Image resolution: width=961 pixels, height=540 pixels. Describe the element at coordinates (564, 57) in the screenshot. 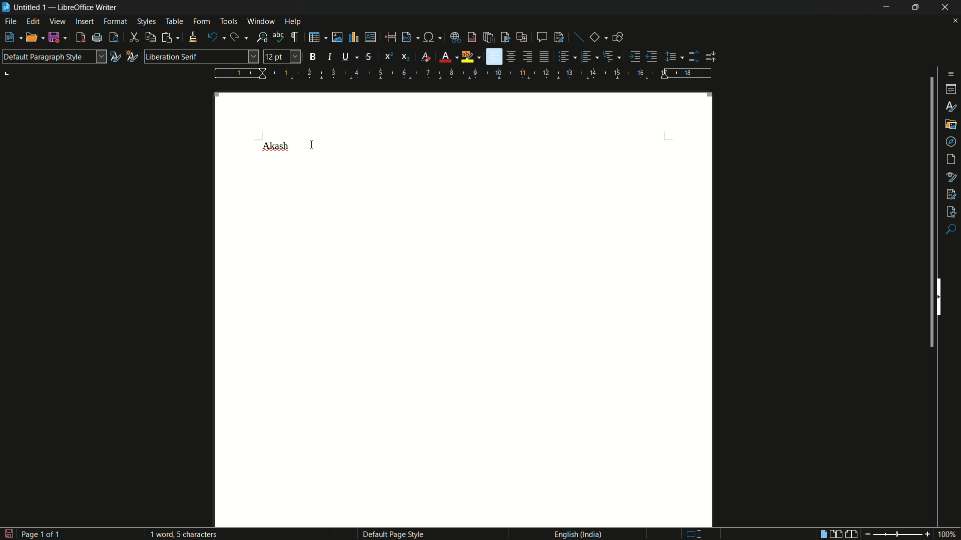

I see `bullet points` at that location.